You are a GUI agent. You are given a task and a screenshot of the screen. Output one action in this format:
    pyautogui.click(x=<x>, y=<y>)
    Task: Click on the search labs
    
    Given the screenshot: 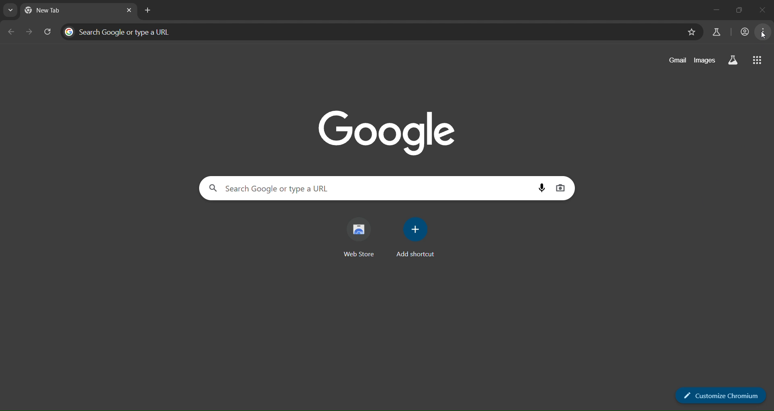 What is the action you would take?
    pyautogui.click(x=716, y=31)
    